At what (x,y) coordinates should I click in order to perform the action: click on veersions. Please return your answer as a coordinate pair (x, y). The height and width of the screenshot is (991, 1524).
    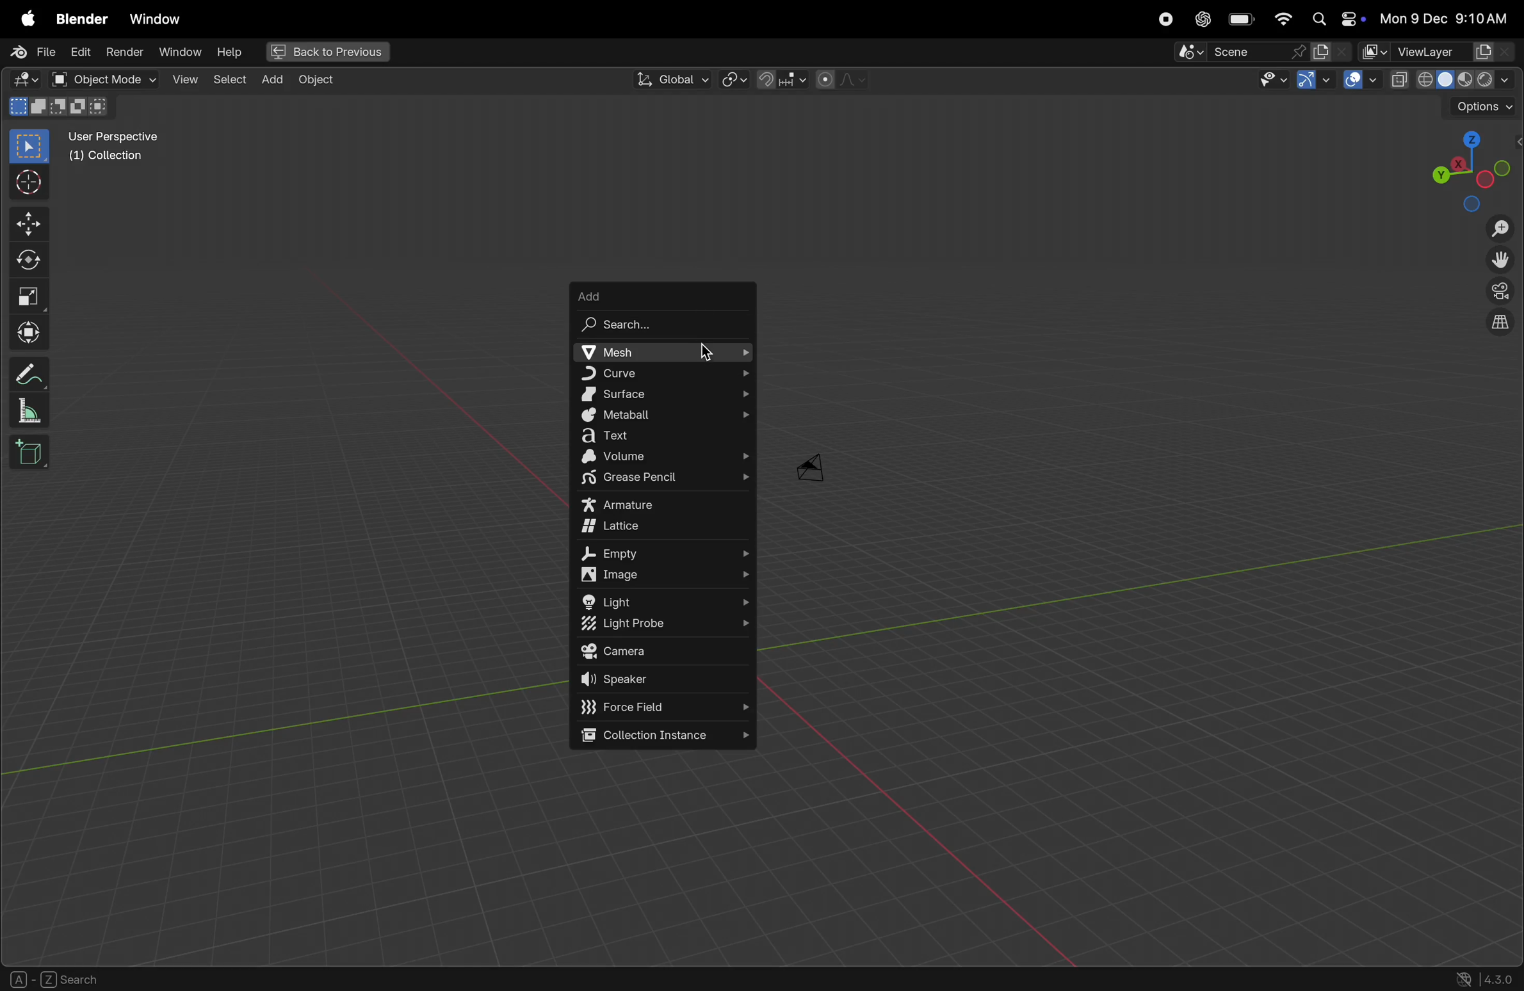
    Looking at the image, I should click on (1486, 978).